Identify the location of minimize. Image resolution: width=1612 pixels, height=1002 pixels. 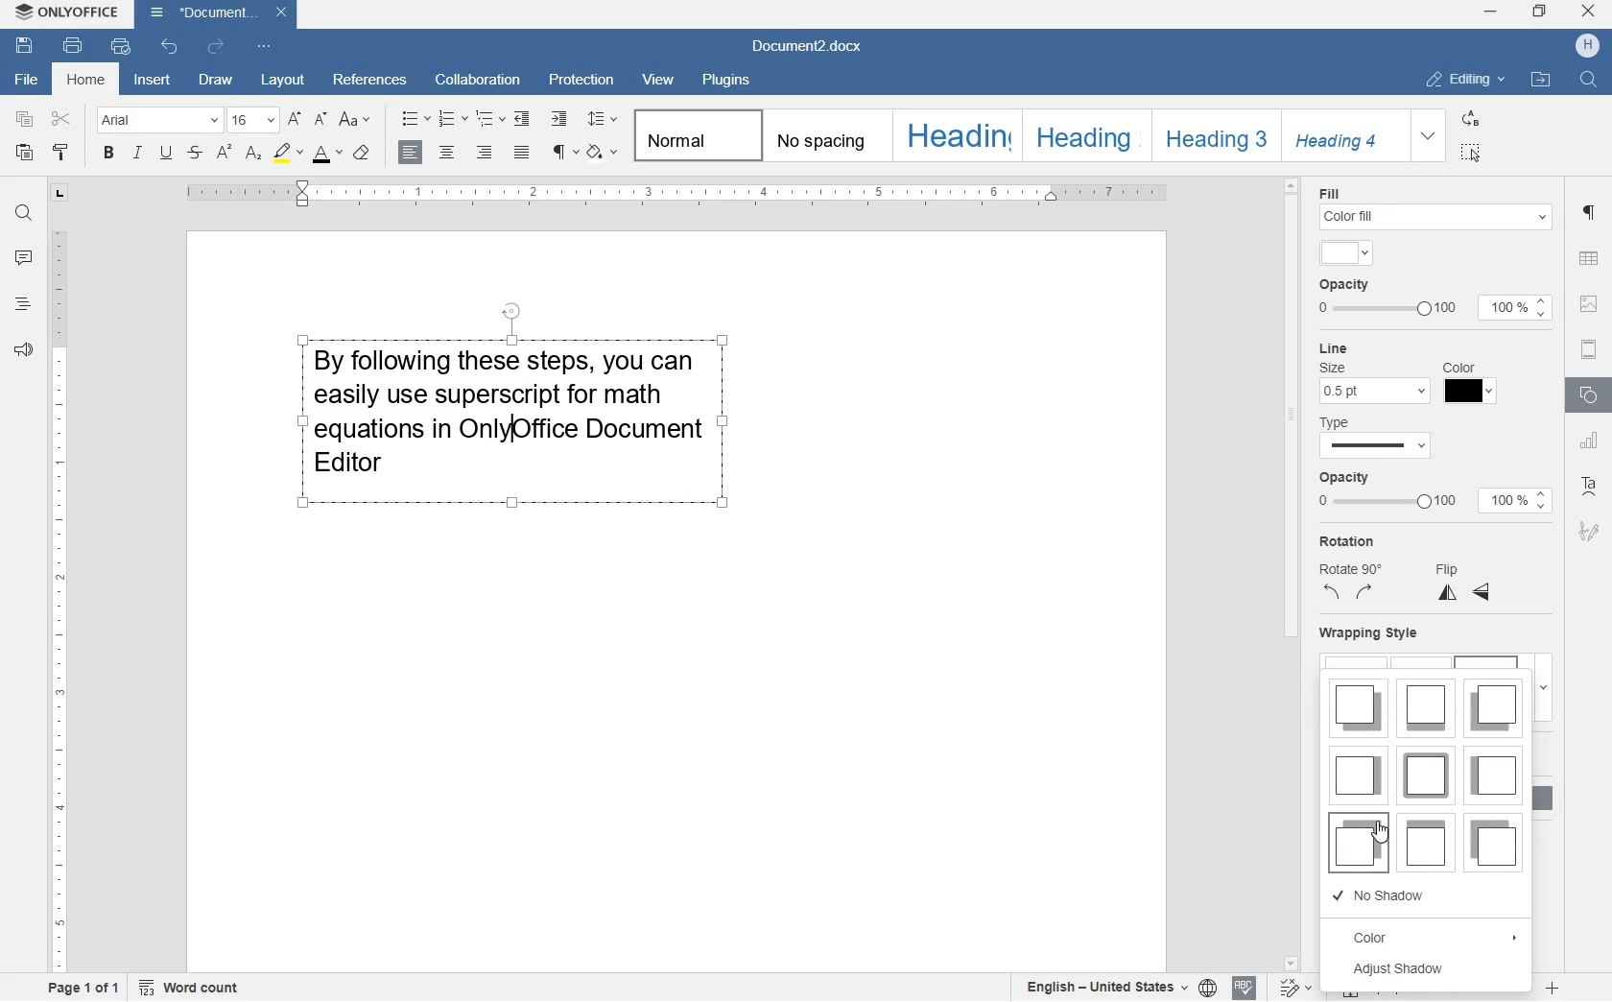
(1490, 10).